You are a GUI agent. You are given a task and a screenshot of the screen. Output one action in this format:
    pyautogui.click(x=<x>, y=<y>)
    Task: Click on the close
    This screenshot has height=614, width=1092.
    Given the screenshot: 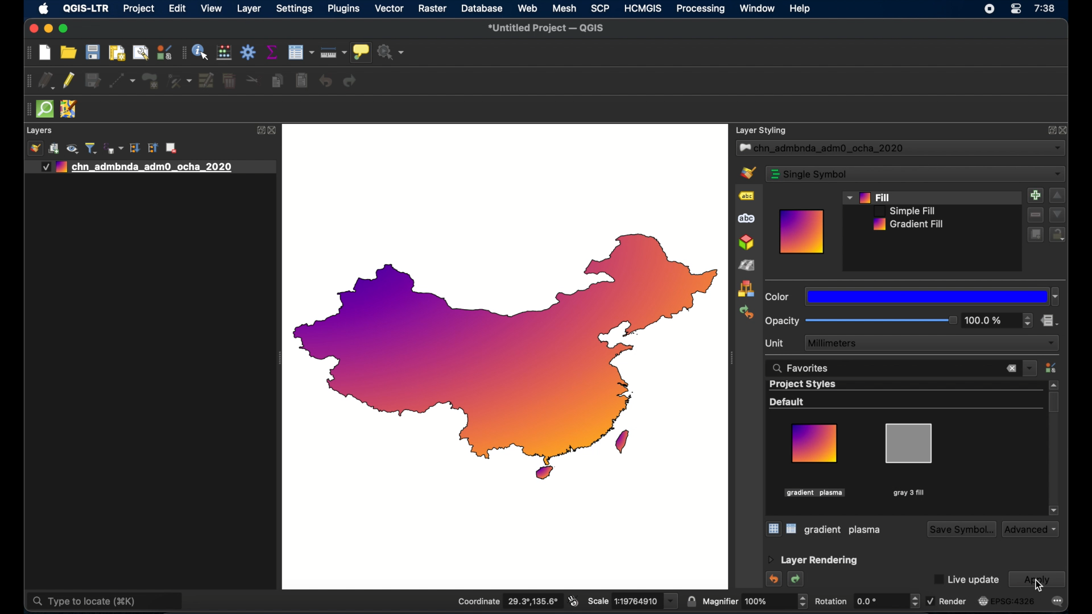 What is the action you would take?
    pyautogui.click(x=1011, y=369)
    